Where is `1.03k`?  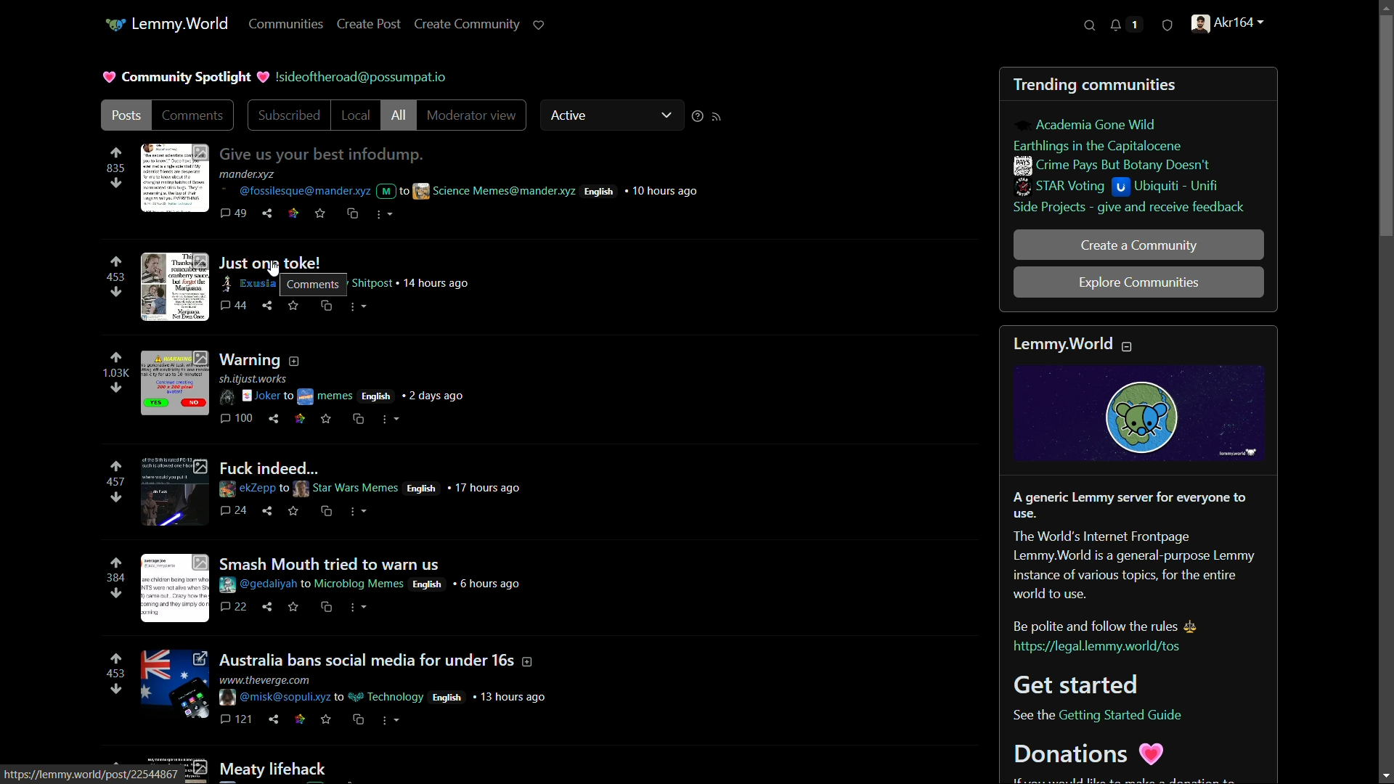
1.03k is located at coordinates (115, 374).